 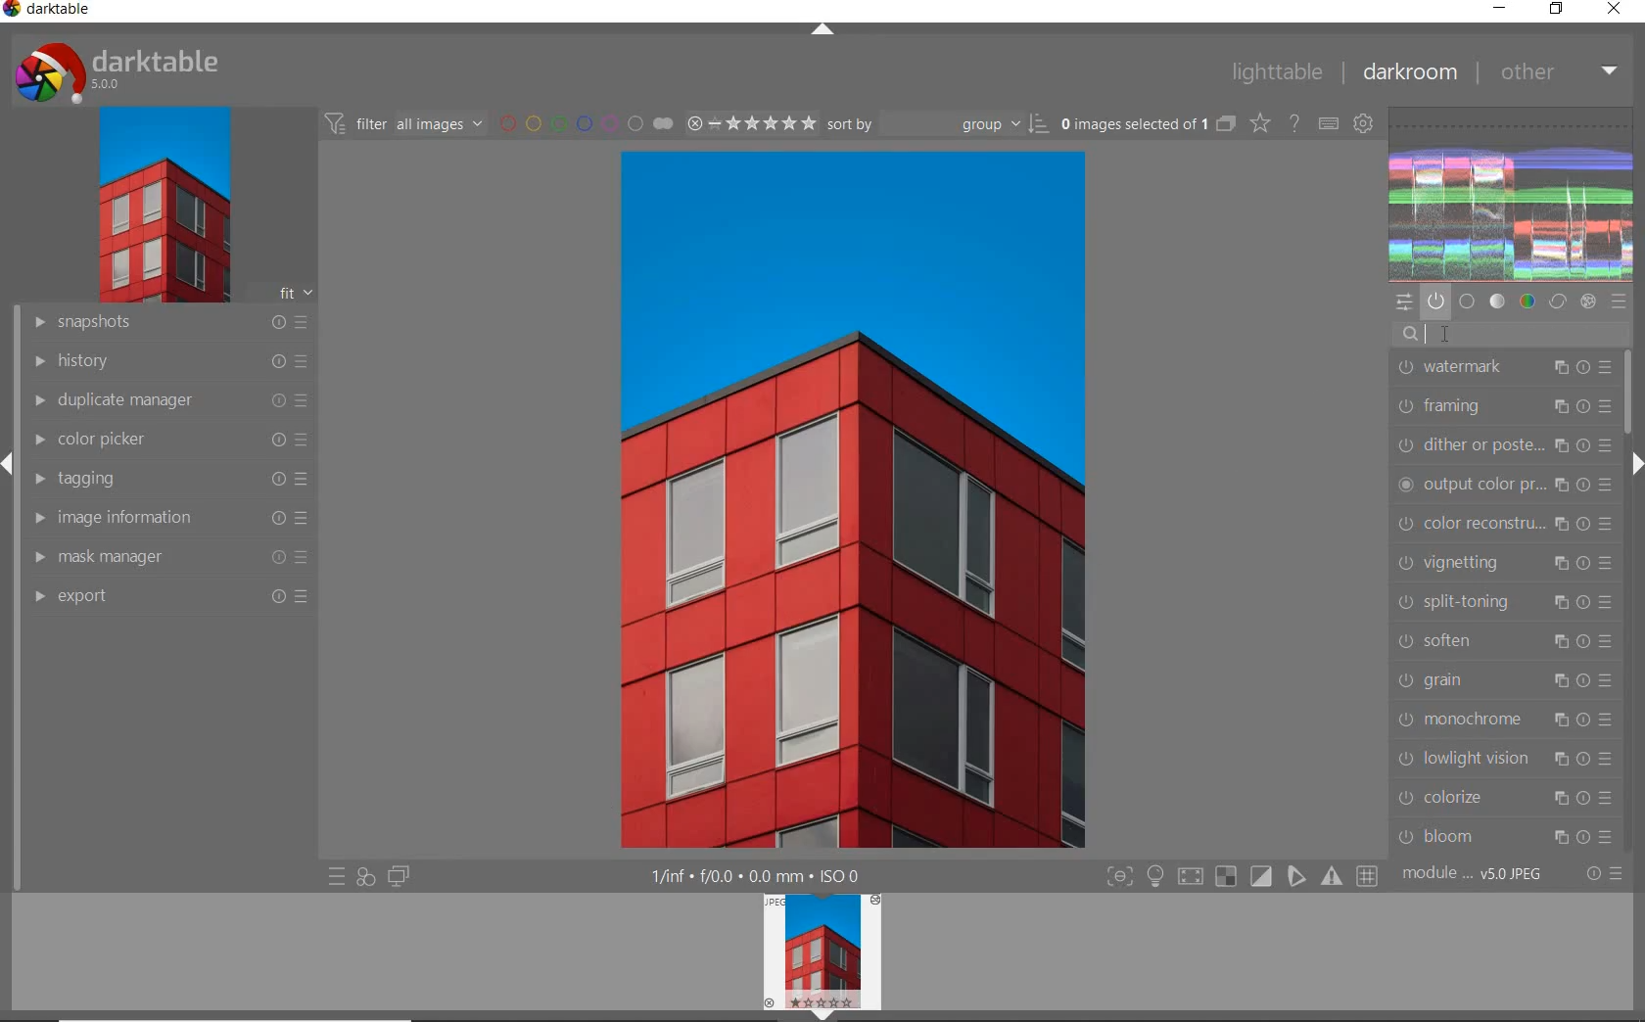 What do you see at coordinates (1406, 302) in the screenshot?
I see `quick access panel` at bounding box center [1406, 302].